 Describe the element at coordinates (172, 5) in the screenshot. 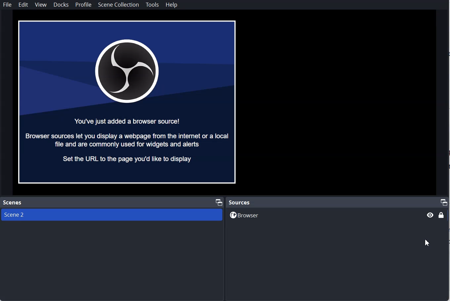

I see `Help` at that location.